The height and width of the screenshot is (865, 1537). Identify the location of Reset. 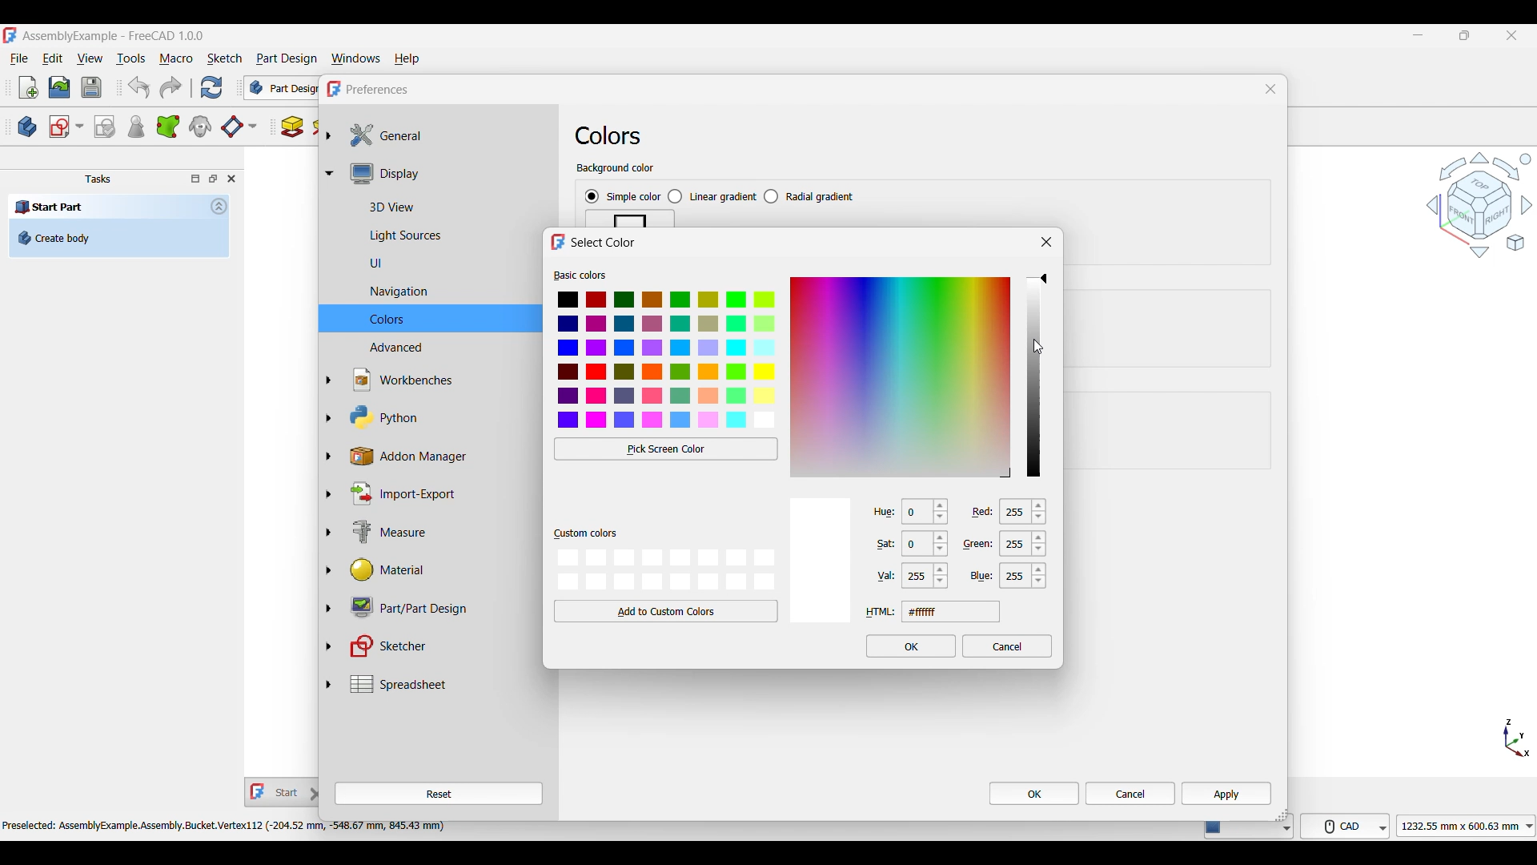
(439, 794).